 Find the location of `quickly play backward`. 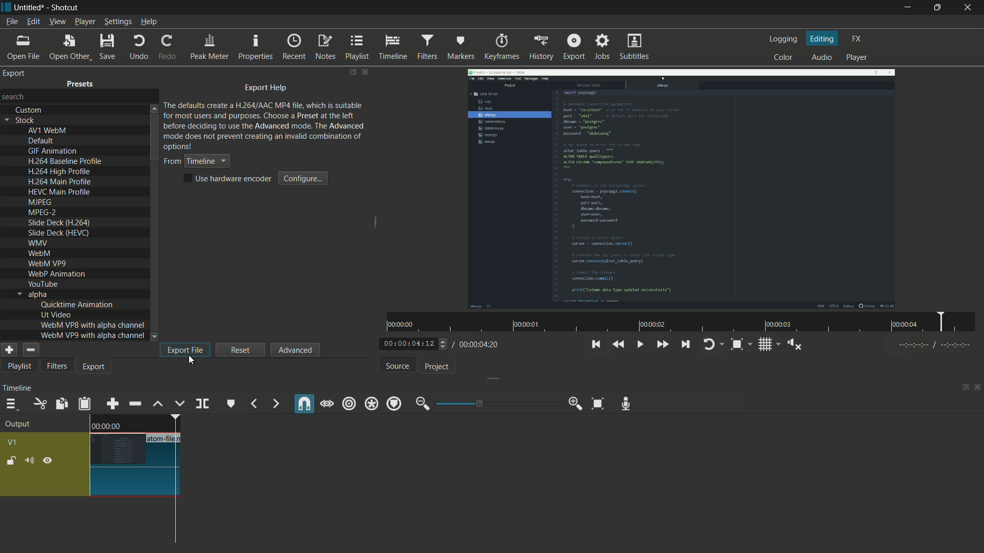

quickly play backward is located at coordinates (619, 343).